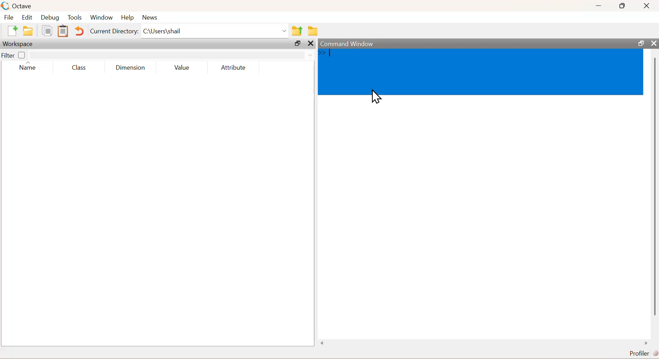  Describe the element at coordinates (6, 6) in the screenshot. I see `logo` at that location.